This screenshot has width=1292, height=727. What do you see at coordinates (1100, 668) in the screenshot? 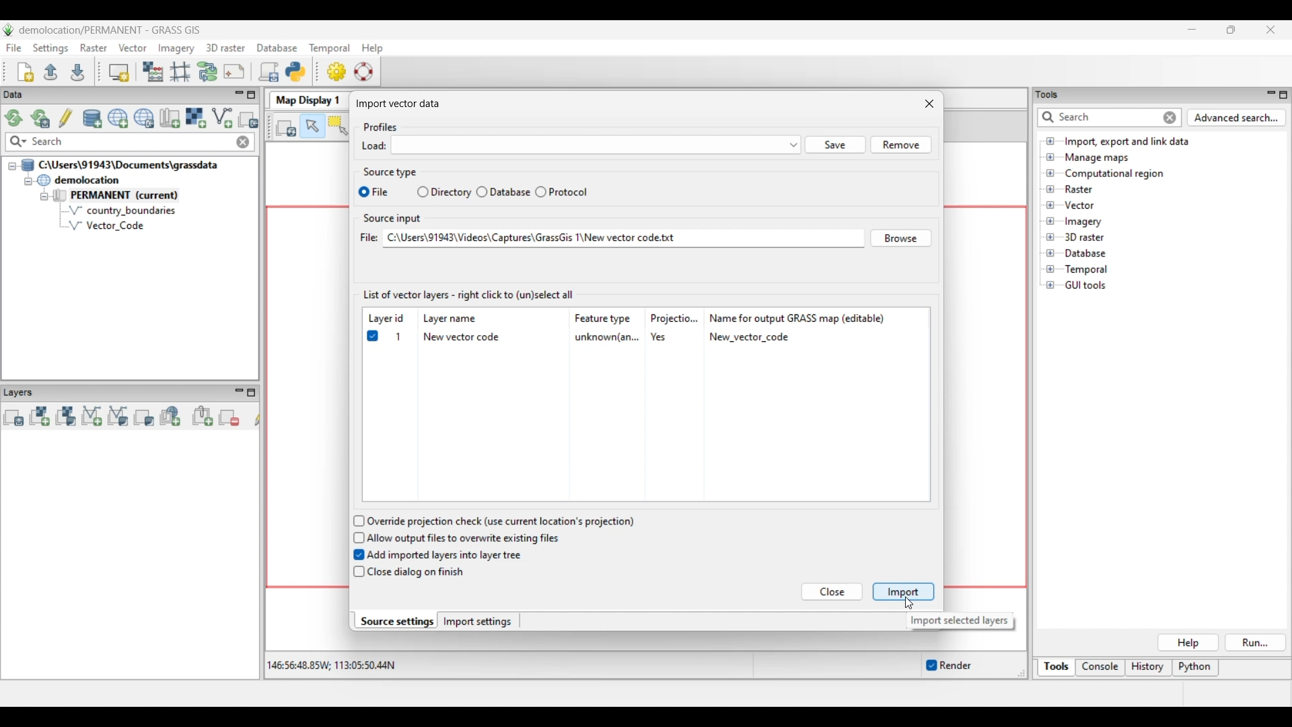
I see `Console` at bounding box center [1100, 668].